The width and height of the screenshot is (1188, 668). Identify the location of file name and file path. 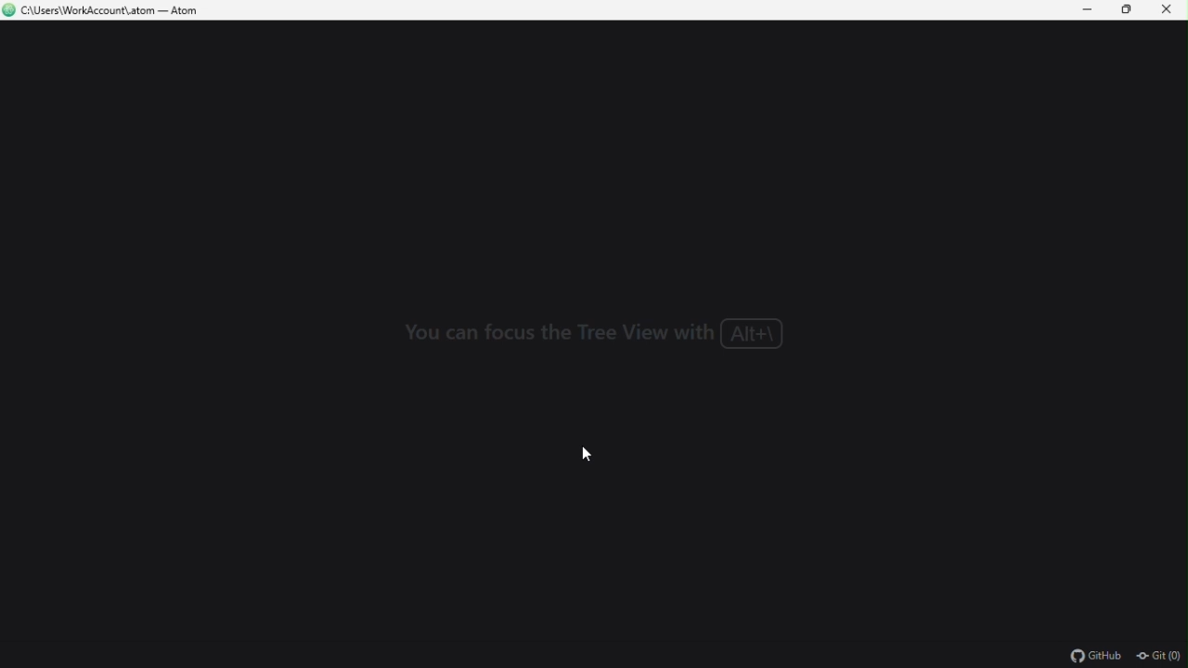
(102, 11).